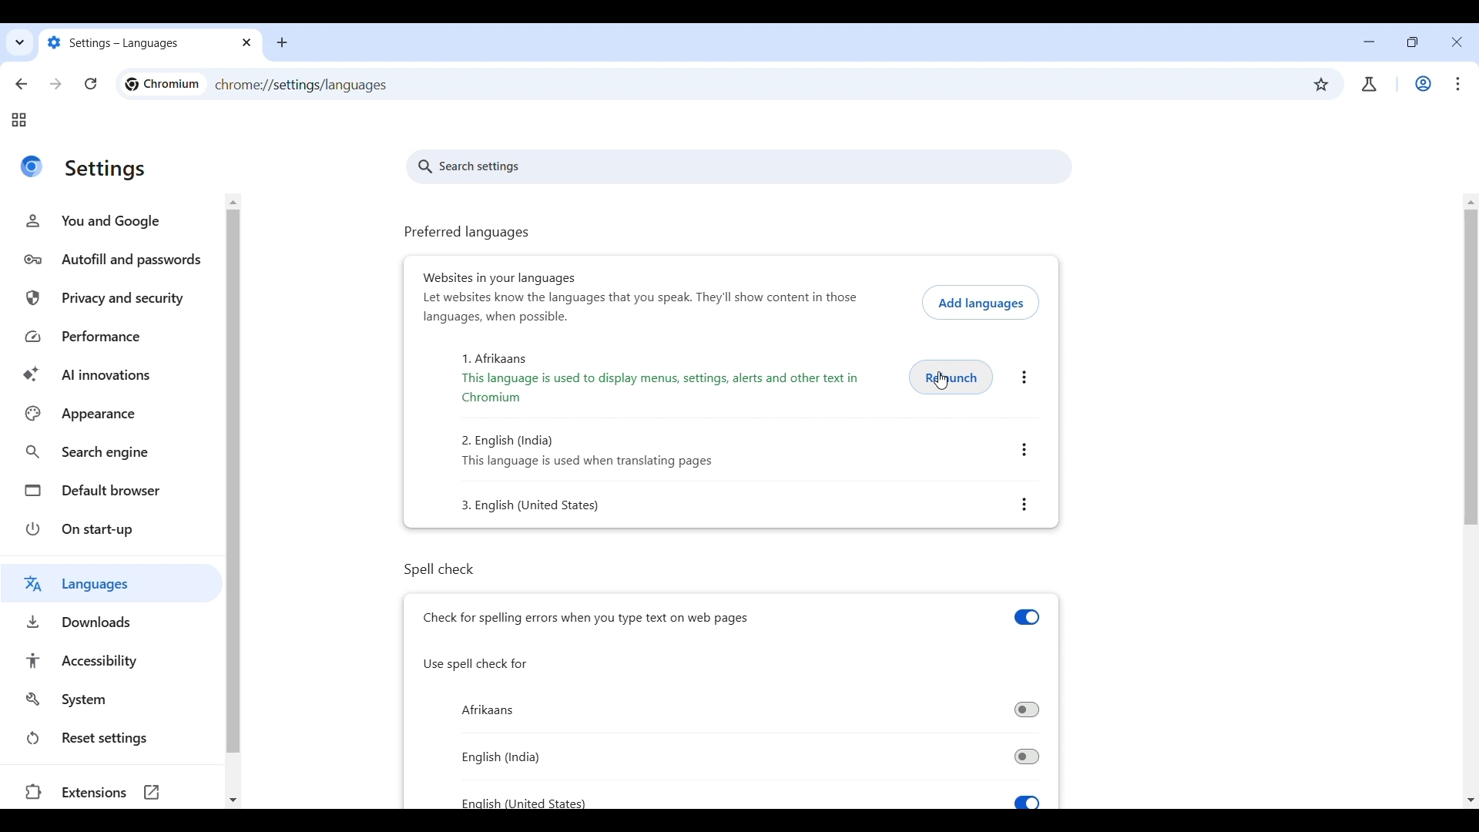 This screenshot has height=832, width=1479. I want to click on more options, so click(1025, 504).